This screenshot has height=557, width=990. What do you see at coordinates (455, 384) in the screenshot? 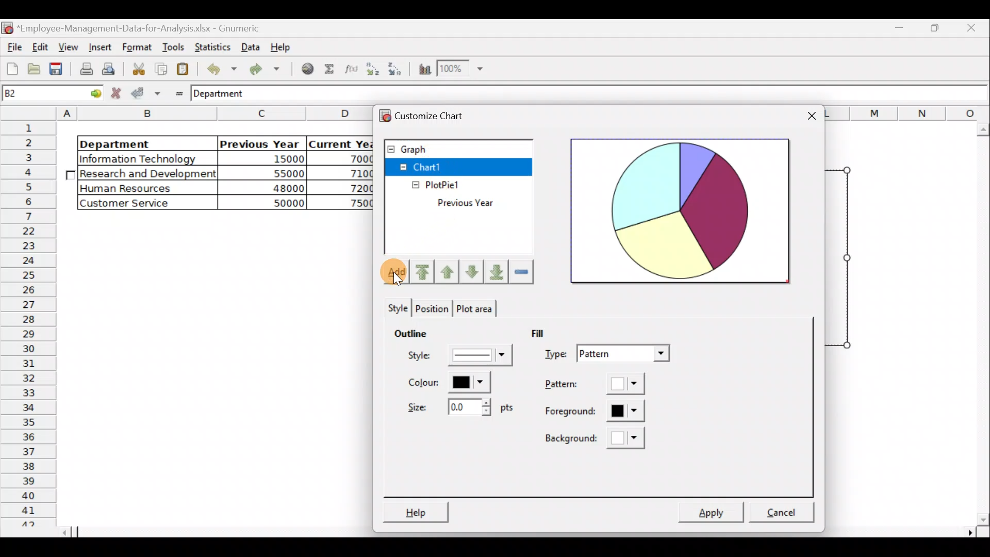
I see `Color` at bounding box center [455, 384].